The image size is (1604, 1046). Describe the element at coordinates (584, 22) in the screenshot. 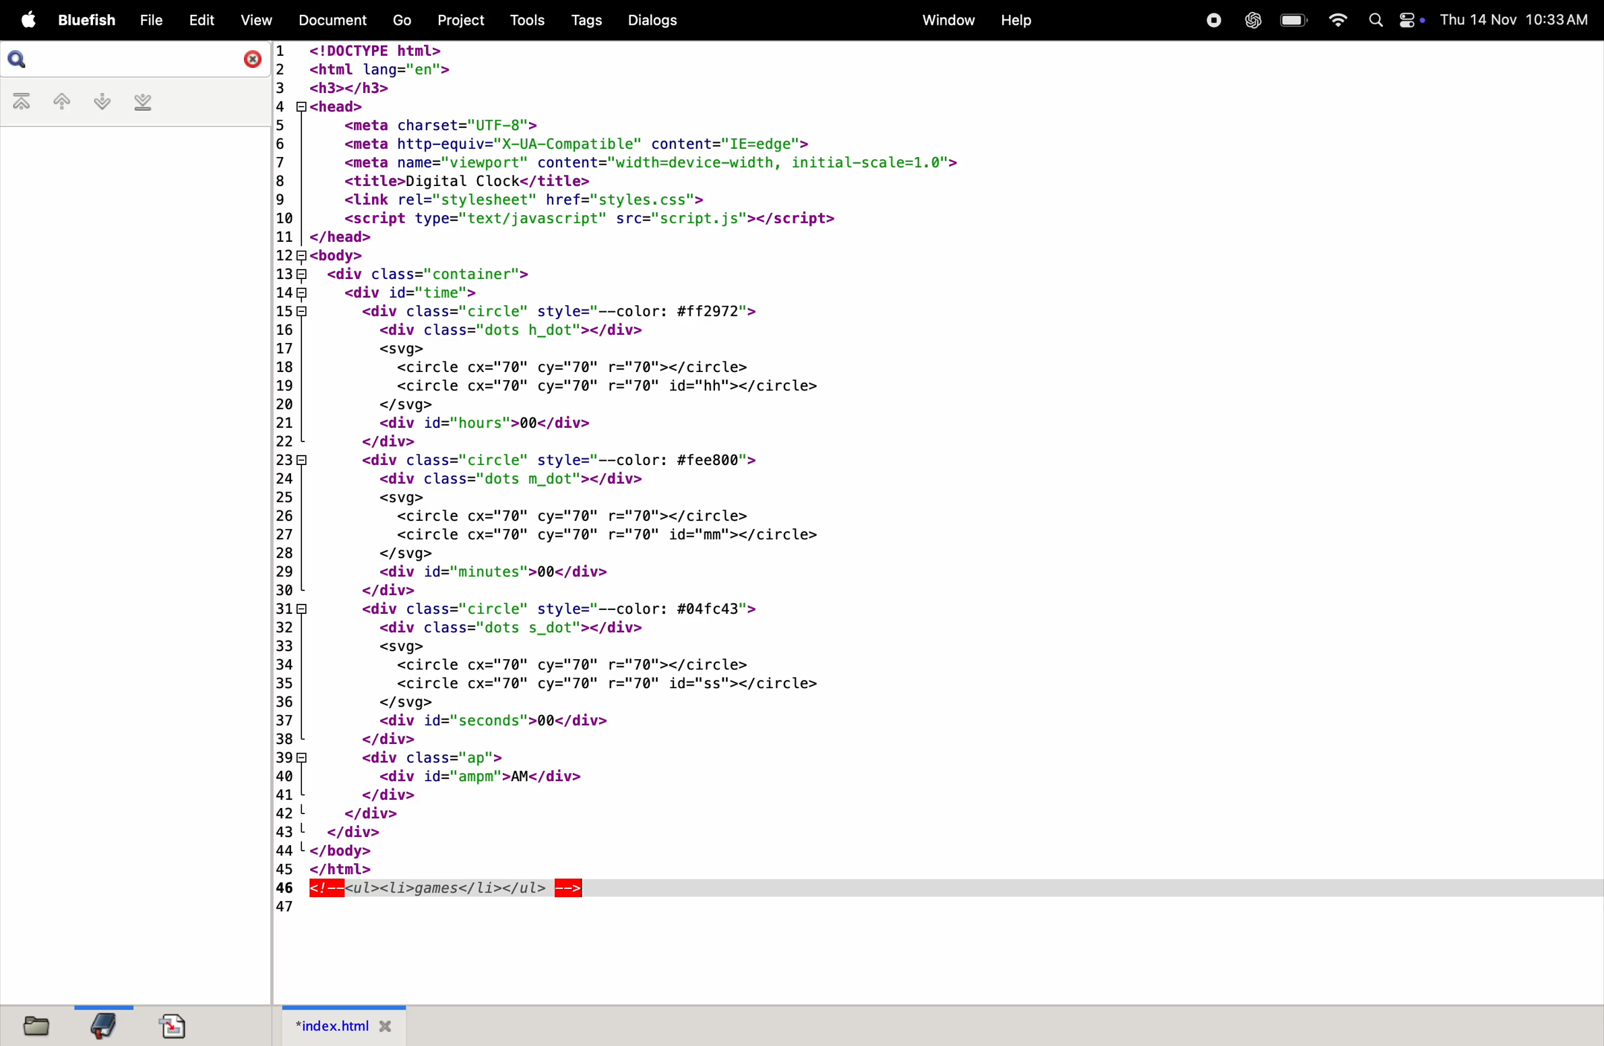

I see `Tags` at that location.